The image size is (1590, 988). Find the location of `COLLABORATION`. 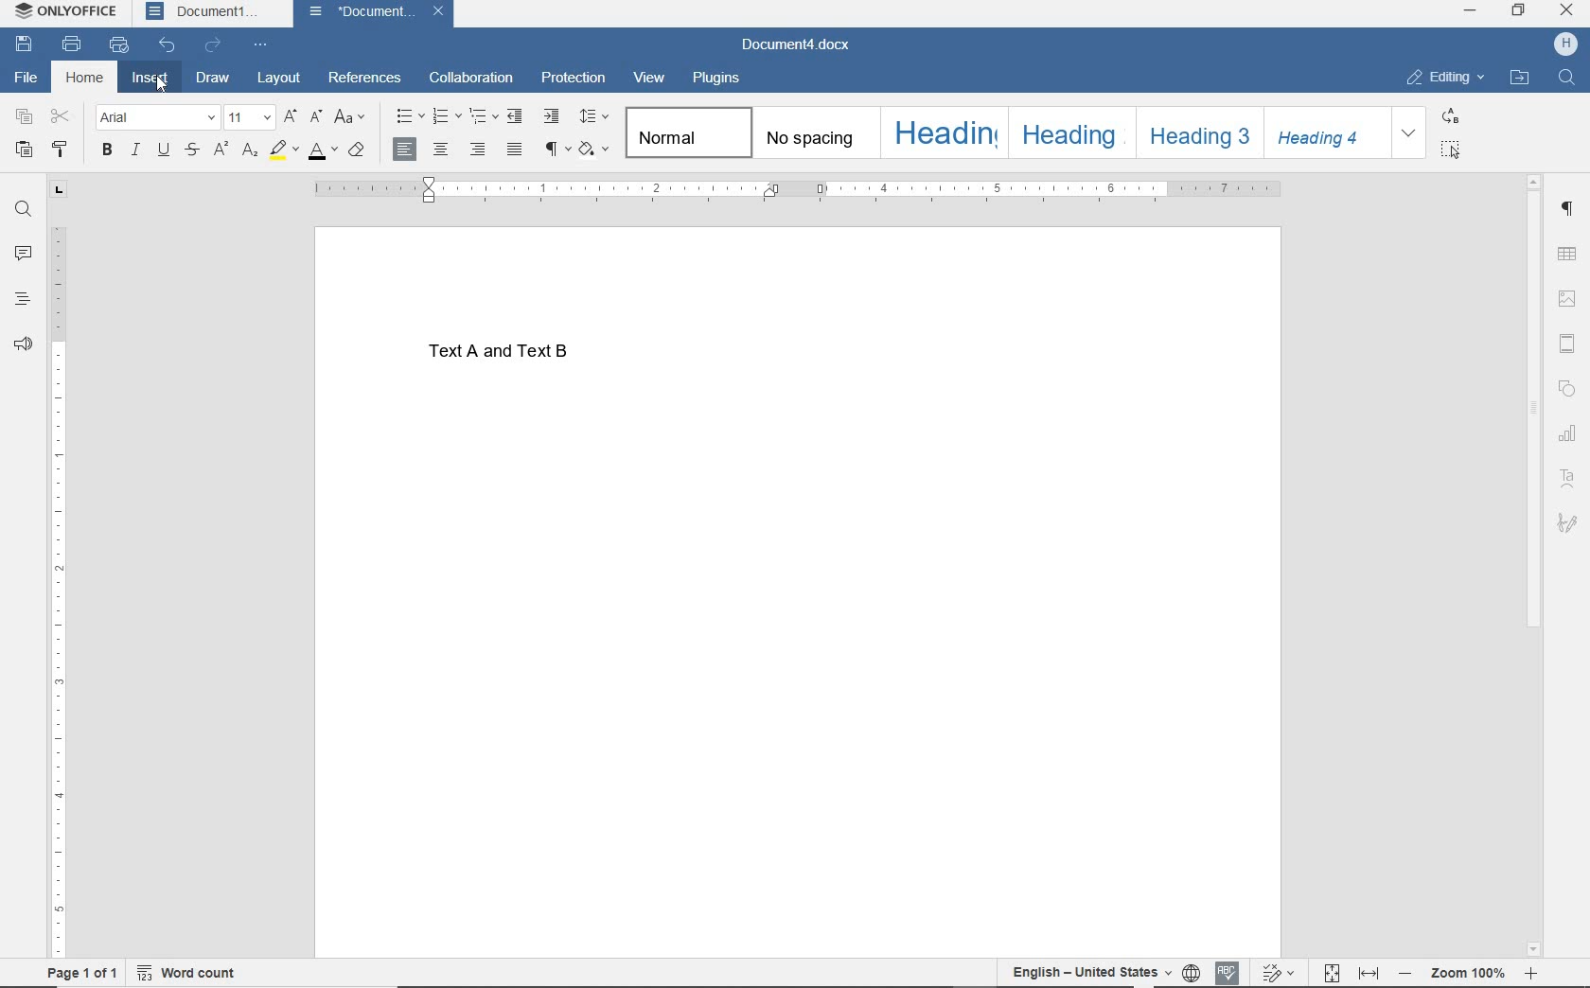

COLLABORATION is located at coordinates (473, 77).